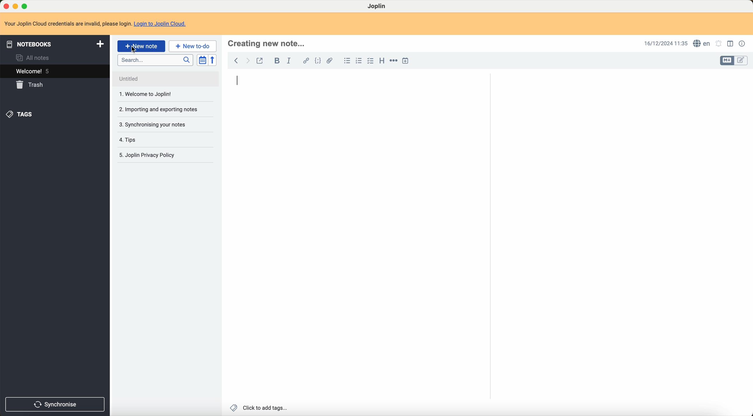 This screenshot has width=753, height=416. Describe the element at coordinates (742, 44) in the screenshot. I see `note properties` at that location.